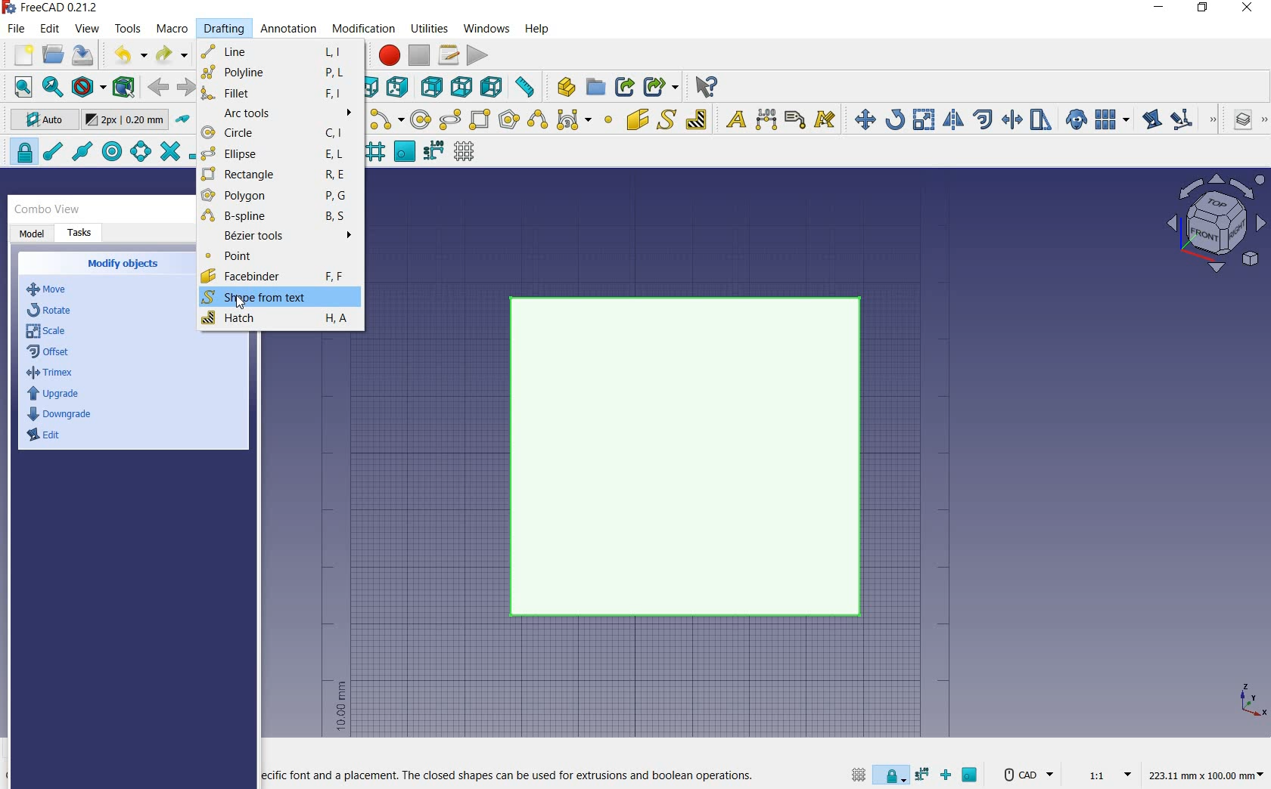  I want to click on top, so click(374, 86).